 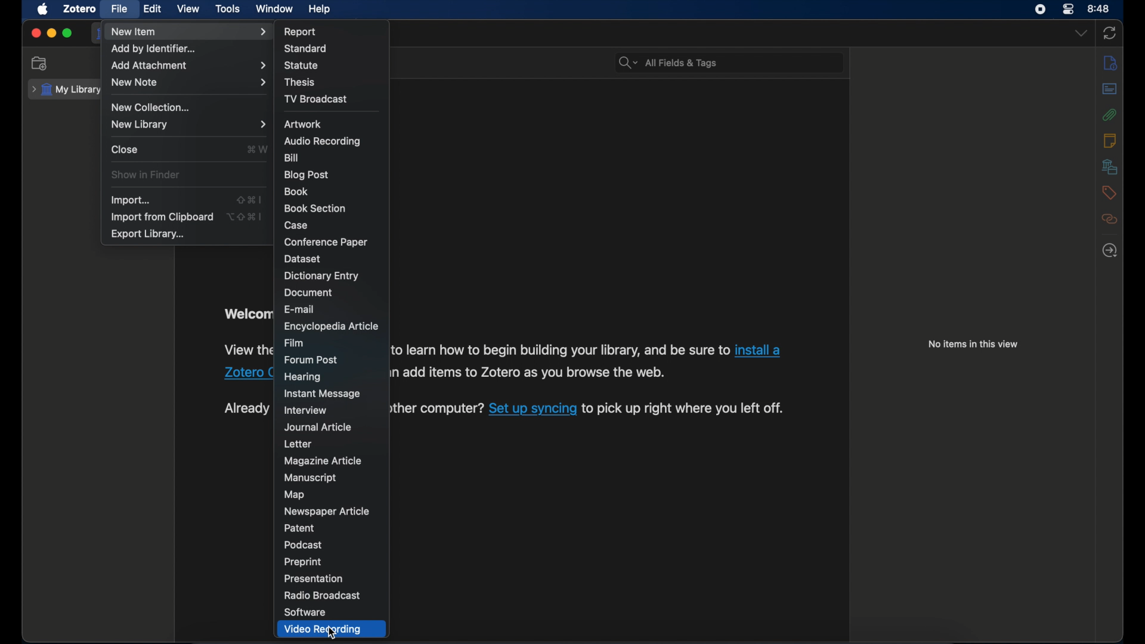 What do you see at coordinates (187, 9) in the screenshot?
I see `view` at bounding box center [187, 9].